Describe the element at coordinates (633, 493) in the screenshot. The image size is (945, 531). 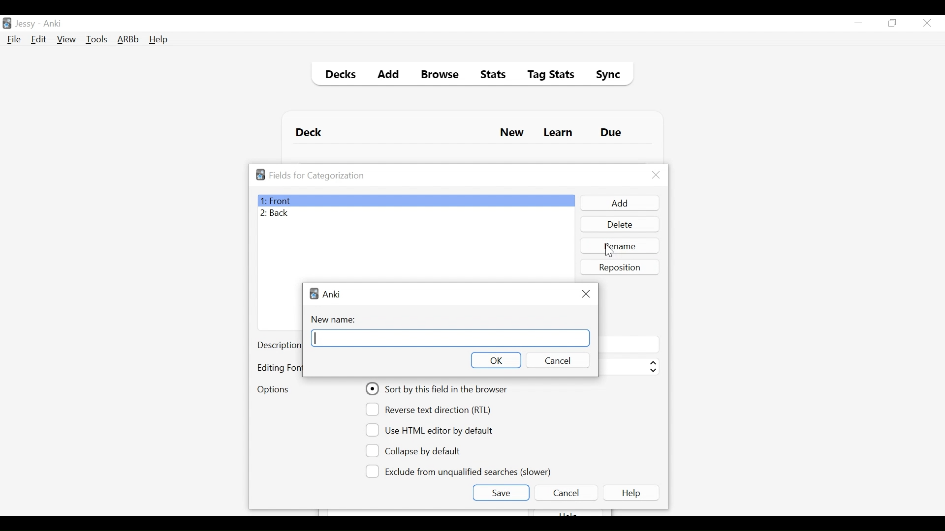
I see `Help` at that location.